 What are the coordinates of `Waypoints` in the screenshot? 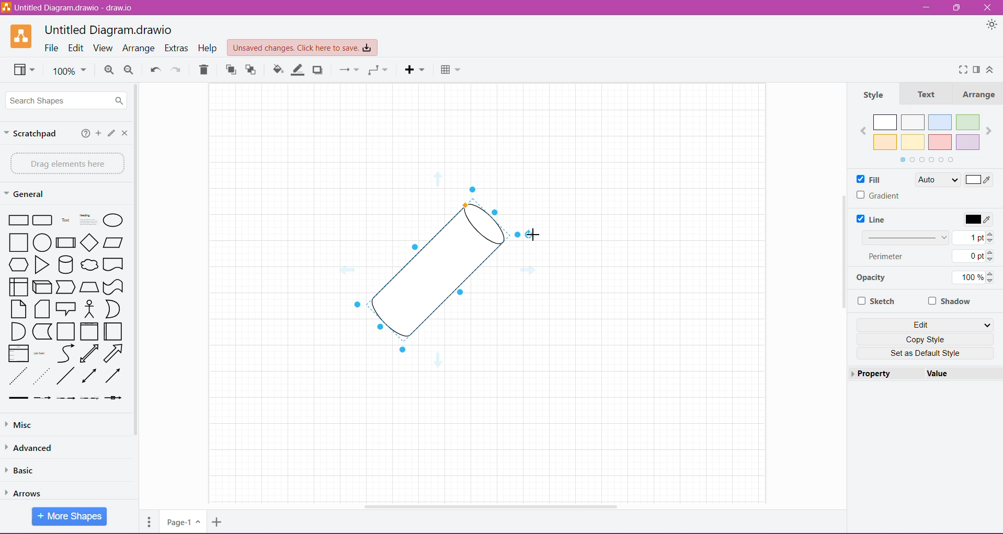 It's located at (377, 71).